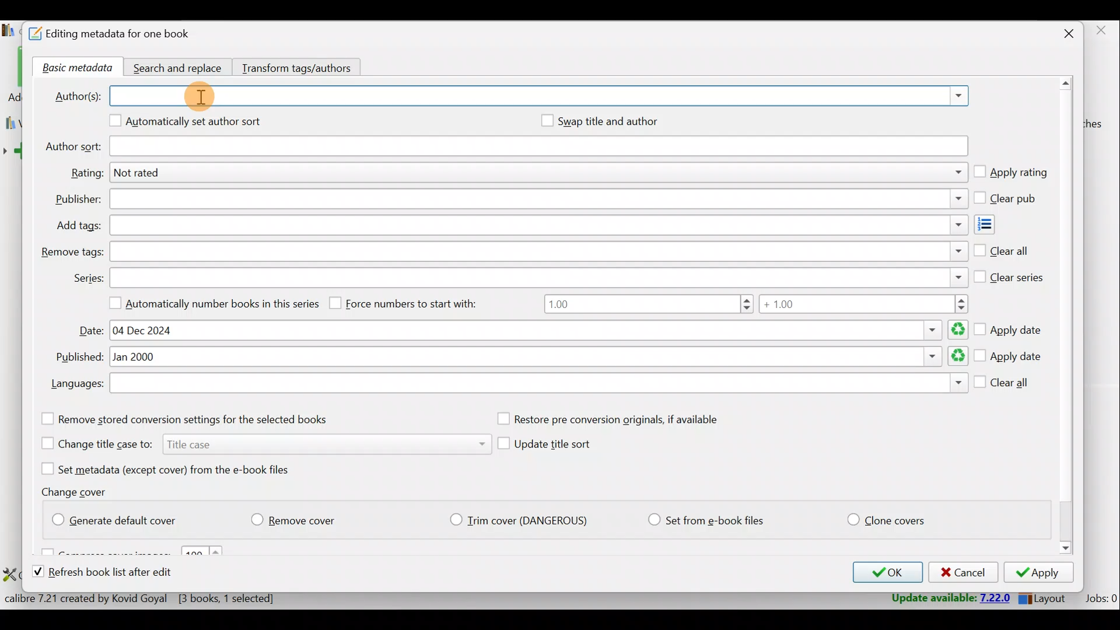 The image size is (1120, 630). I want to click on Published, so click(540, 358).